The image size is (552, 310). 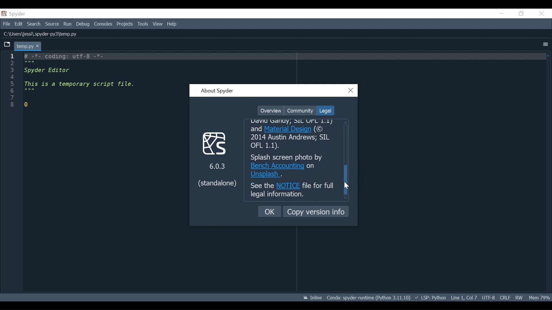 What do you see at coordinates (270, 212) in the screenshot?
I see `OK` at bounding box center [270, 212].